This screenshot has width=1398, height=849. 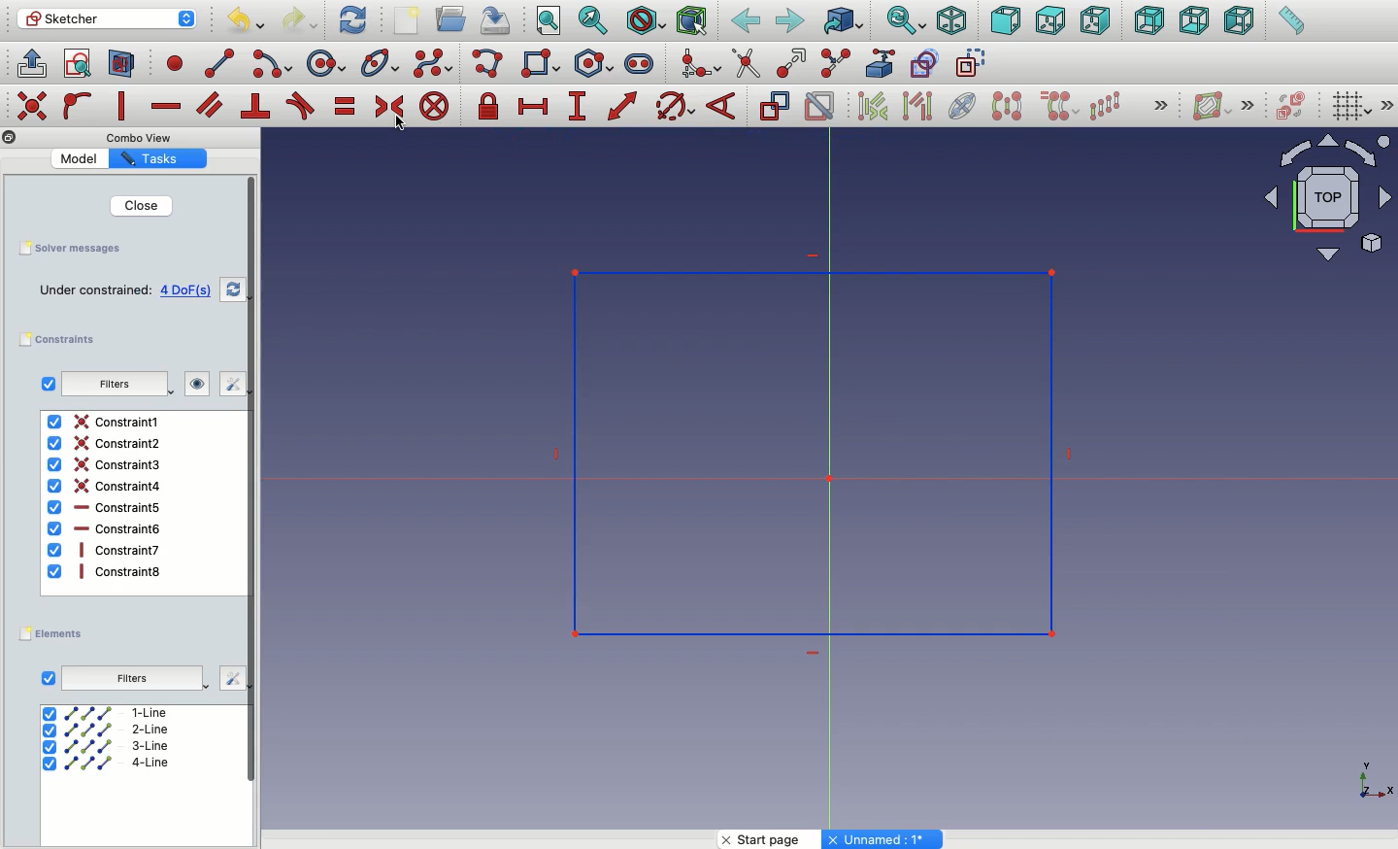 What do you see at coordinates (1290, 22) in the screenshot?
I see `Measure` at bounding box center [1290, 22].